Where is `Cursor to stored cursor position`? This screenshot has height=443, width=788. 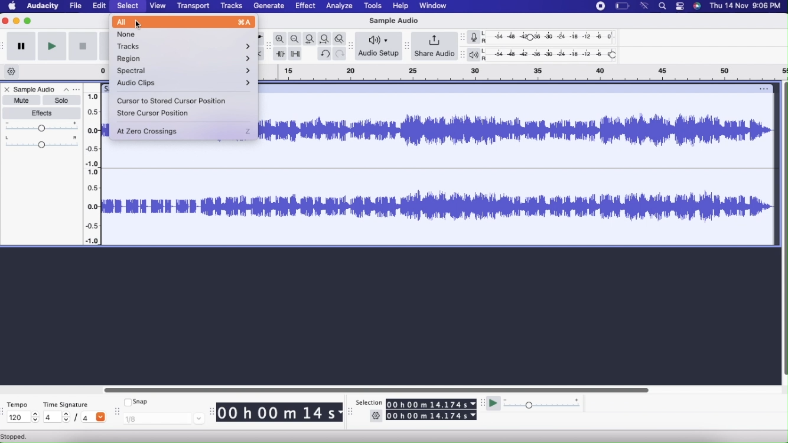 Cursor to stored cursor position is located at coordinates (173, 101).